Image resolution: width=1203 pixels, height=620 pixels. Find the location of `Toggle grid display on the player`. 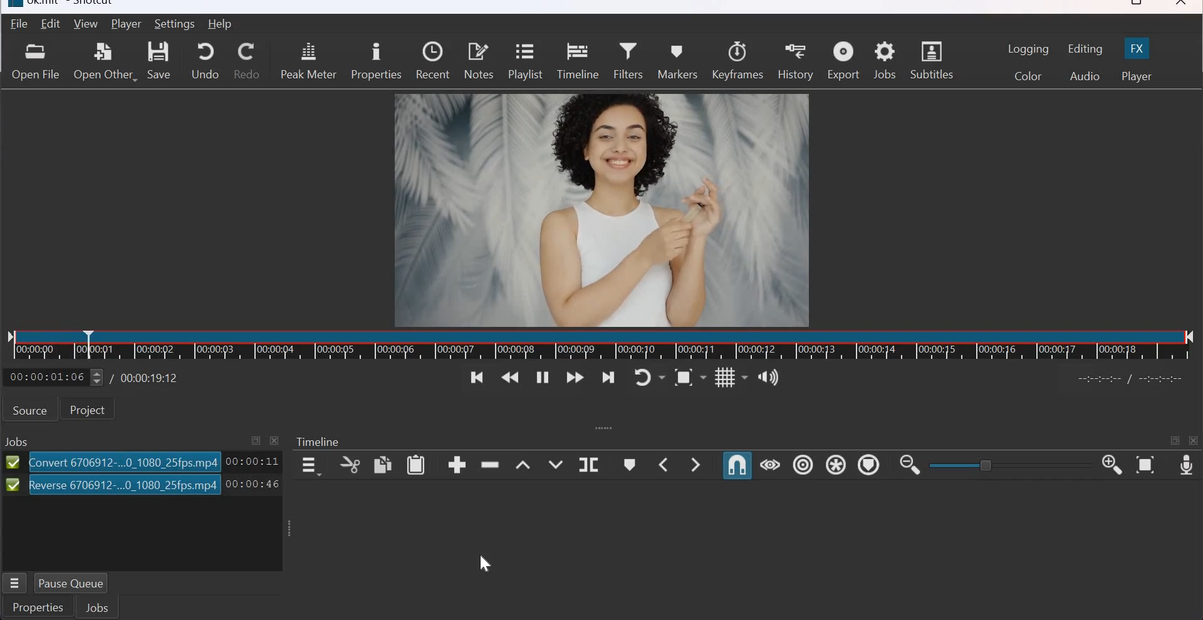

Toggle grid display on the player is located at coordinates (731, 376).